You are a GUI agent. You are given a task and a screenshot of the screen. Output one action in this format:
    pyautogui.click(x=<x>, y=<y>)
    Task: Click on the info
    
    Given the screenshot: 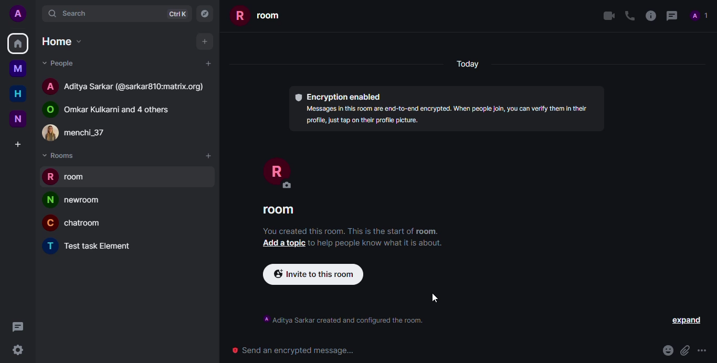 What is the action you would take?
    pyautogui.click(x=342, y=320)
    